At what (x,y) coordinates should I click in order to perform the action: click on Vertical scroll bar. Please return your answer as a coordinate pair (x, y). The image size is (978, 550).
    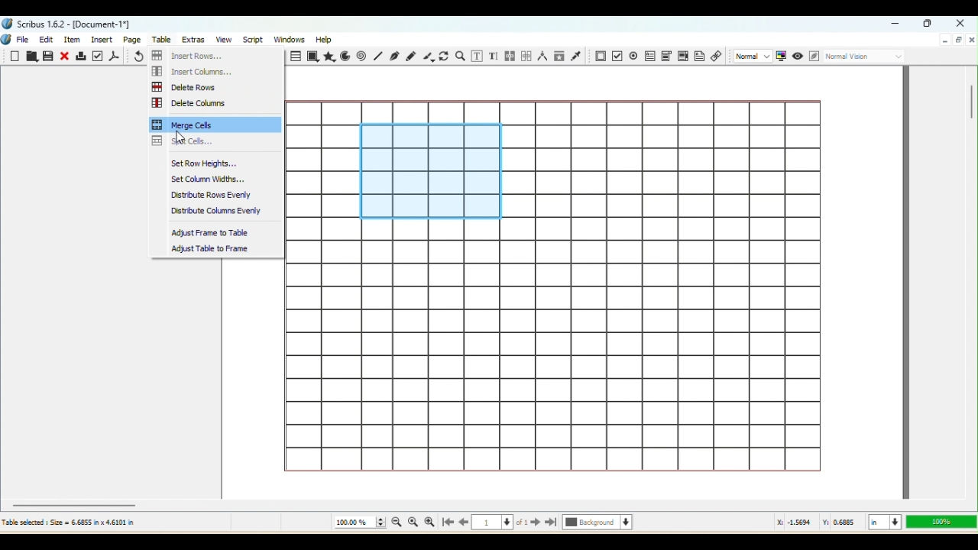
    Looking at the image, I should click on (971, 281).